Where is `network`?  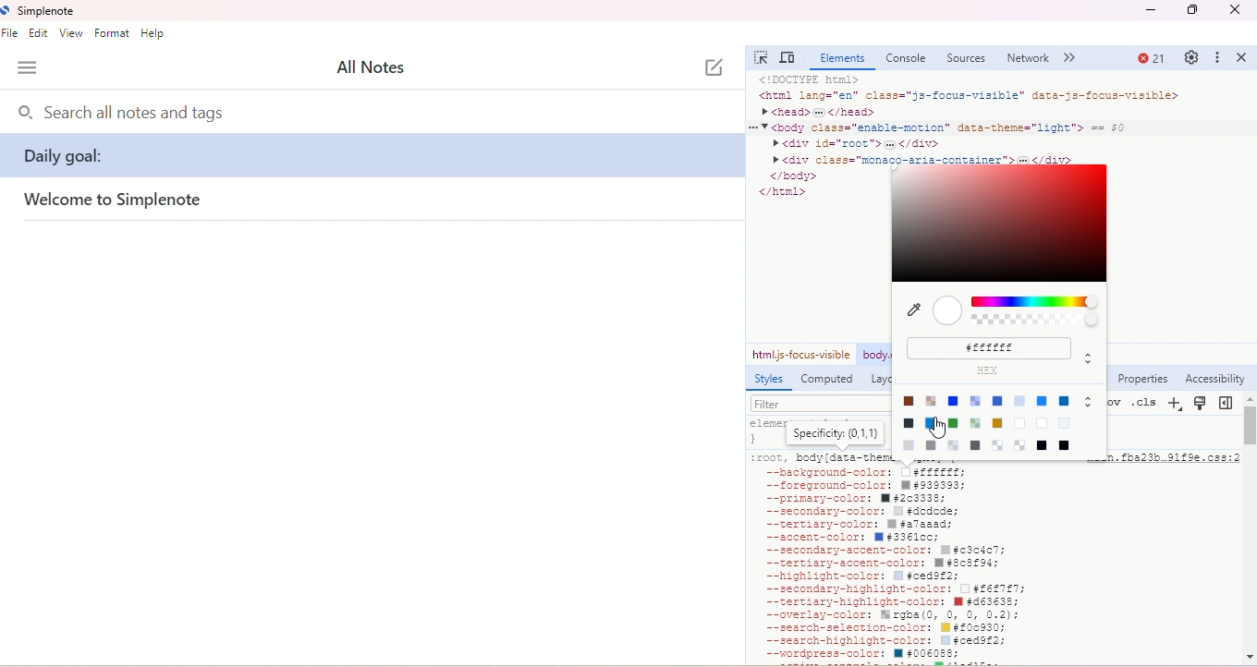
network is located at coordinates (1029, 58).